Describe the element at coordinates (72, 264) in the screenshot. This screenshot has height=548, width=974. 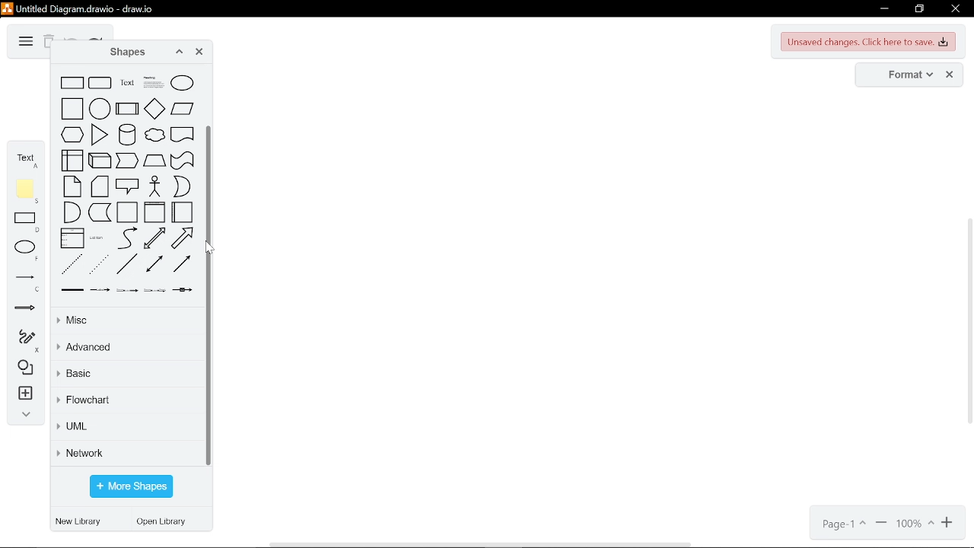
I see `dashed line` at that location.